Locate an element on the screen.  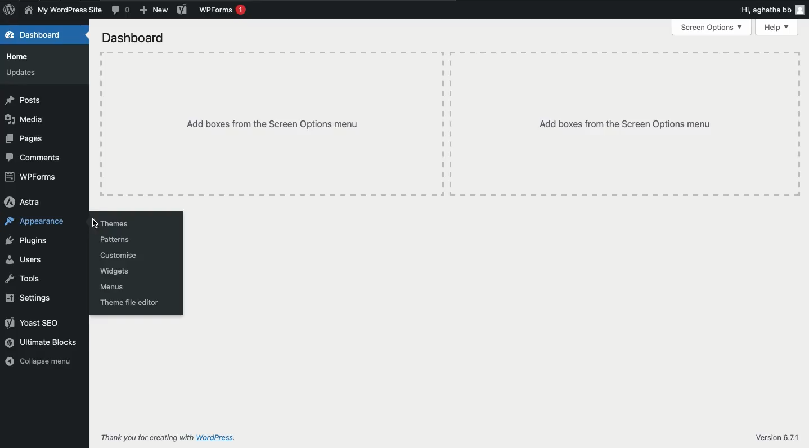
New is located at coordinates (152, 10).